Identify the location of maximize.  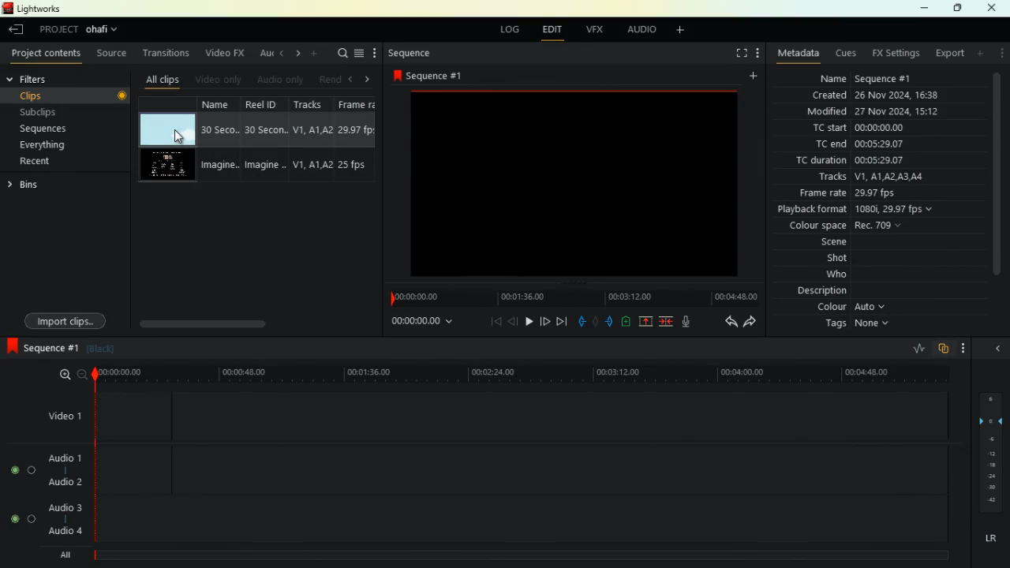
(959, 9).